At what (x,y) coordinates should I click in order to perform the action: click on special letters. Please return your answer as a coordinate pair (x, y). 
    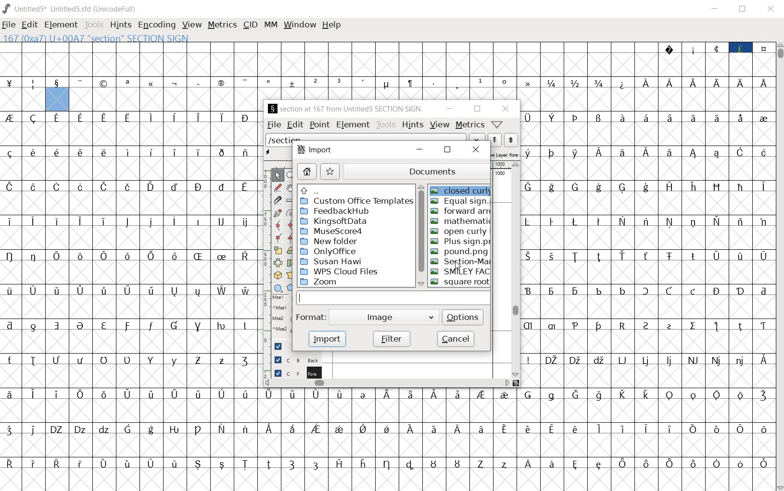
    Looking at the image, I should click on (648, 187).